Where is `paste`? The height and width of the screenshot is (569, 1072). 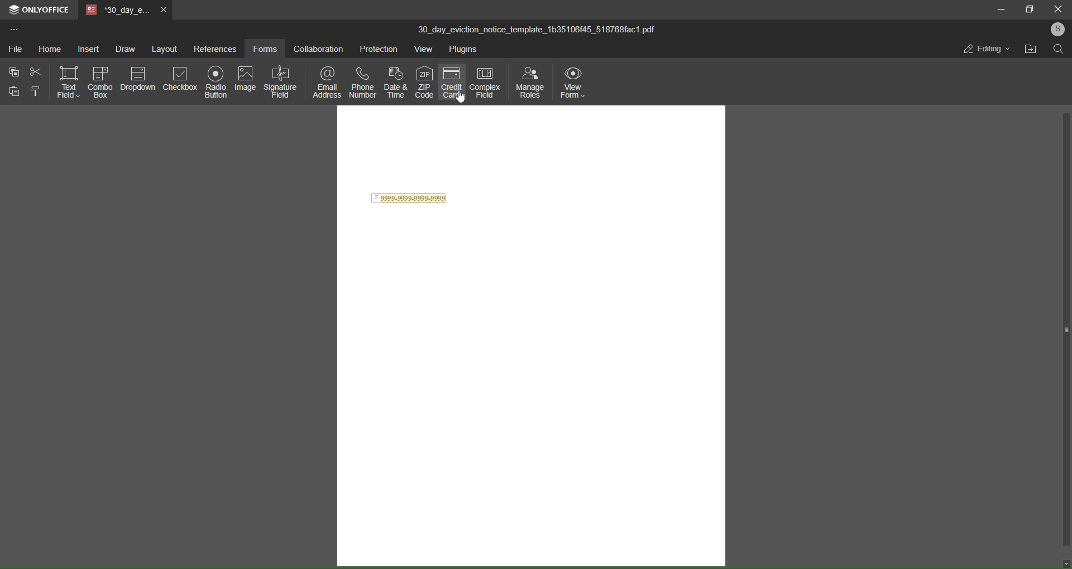 paste is located at coordinates (12, 91).